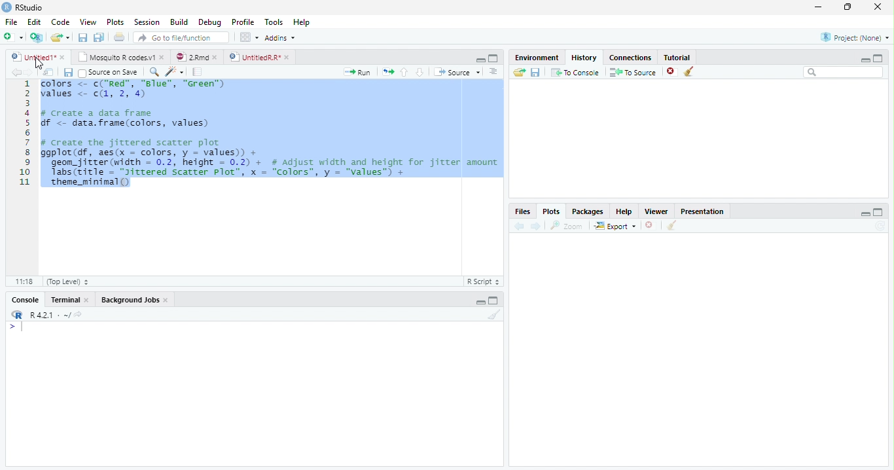 The height and width of the screenshot is (470, 894). Describe the element at coordinates (280, 38) in the screenshot. I see `Addins` at that location.